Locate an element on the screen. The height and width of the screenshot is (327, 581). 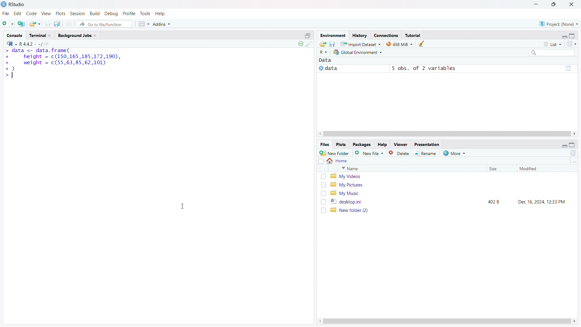
build is located at coordinates (95, 13).